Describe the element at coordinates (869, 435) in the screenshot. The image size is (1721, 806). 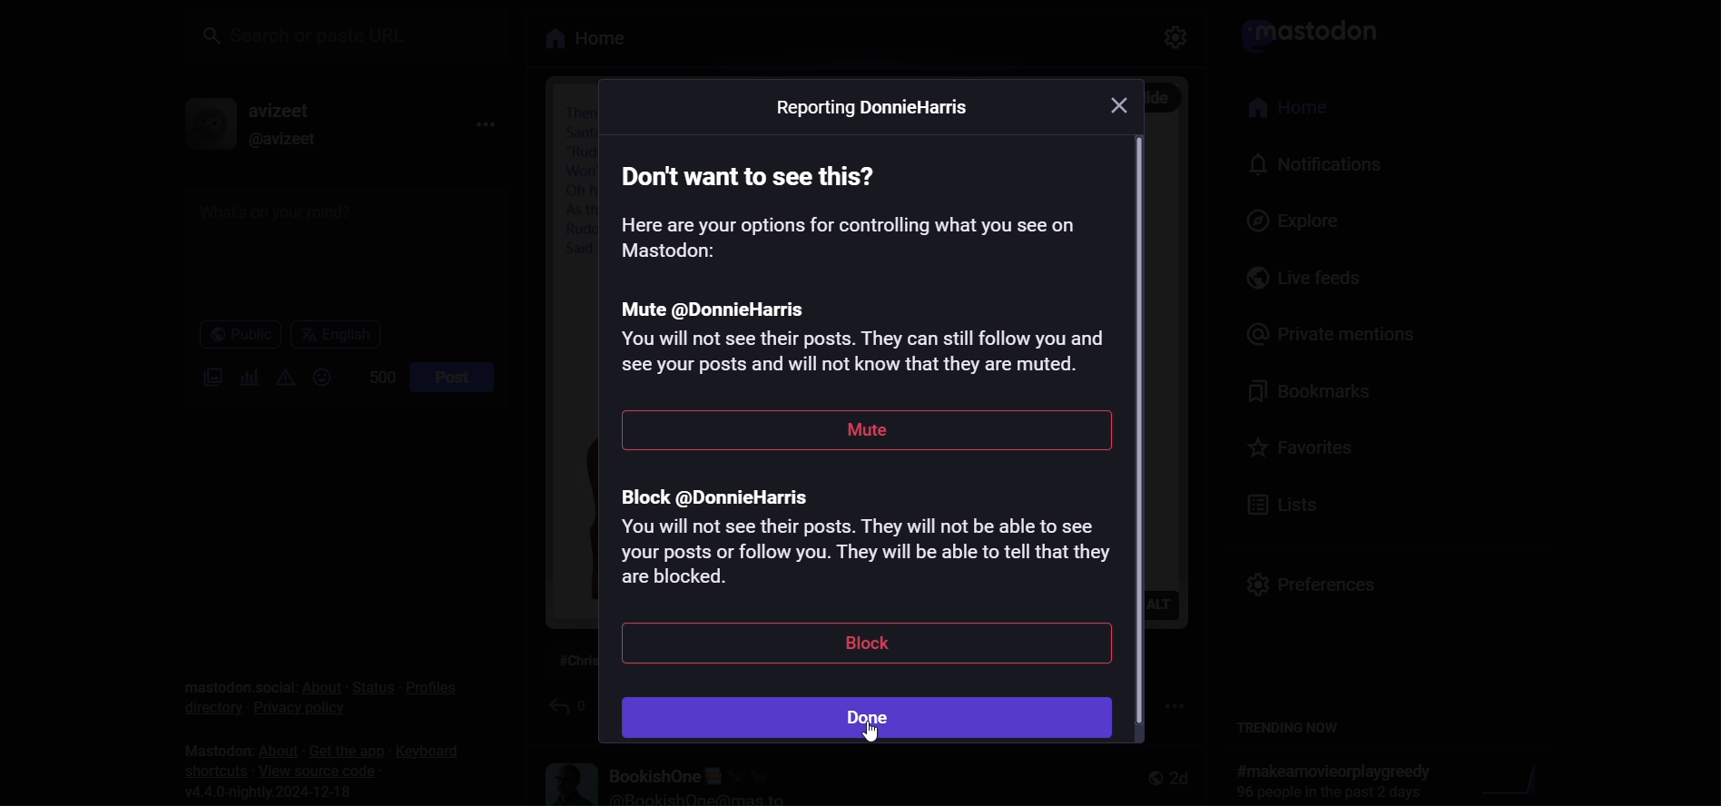
I see `mute` at that location.